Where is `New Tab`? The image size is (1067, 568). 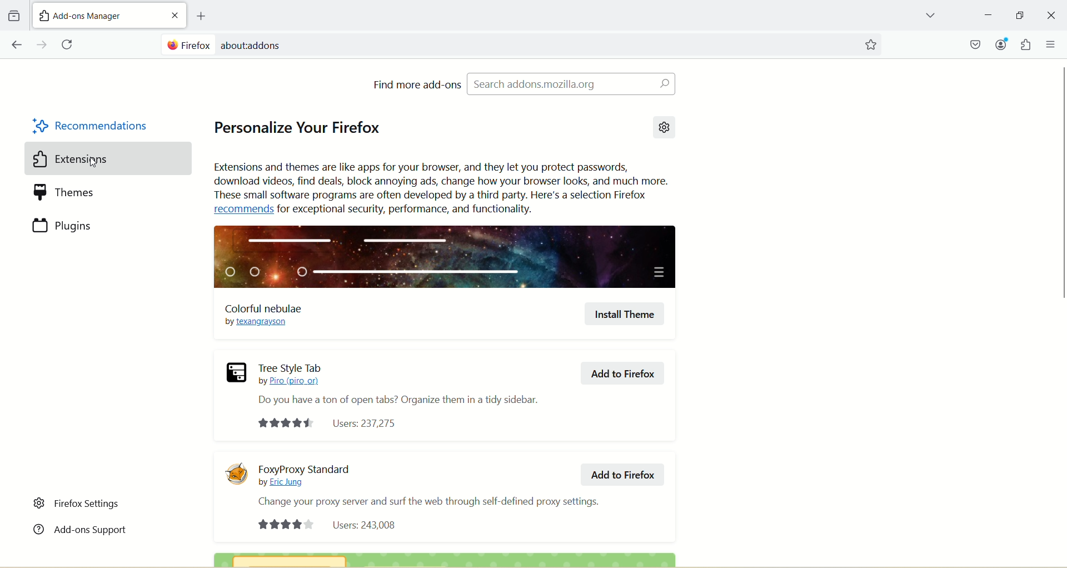 New Tab is located at coordinates (96, 14).